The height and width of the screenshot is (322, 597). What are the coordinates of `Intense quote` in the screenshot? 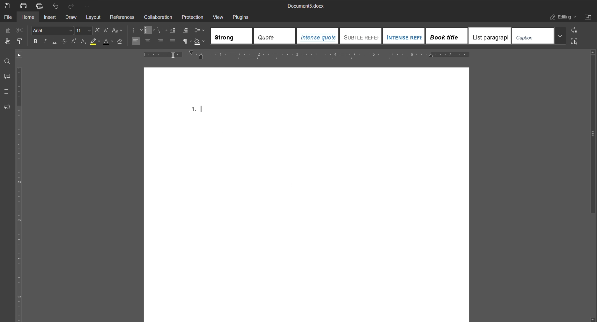 It's located at (318, 36).